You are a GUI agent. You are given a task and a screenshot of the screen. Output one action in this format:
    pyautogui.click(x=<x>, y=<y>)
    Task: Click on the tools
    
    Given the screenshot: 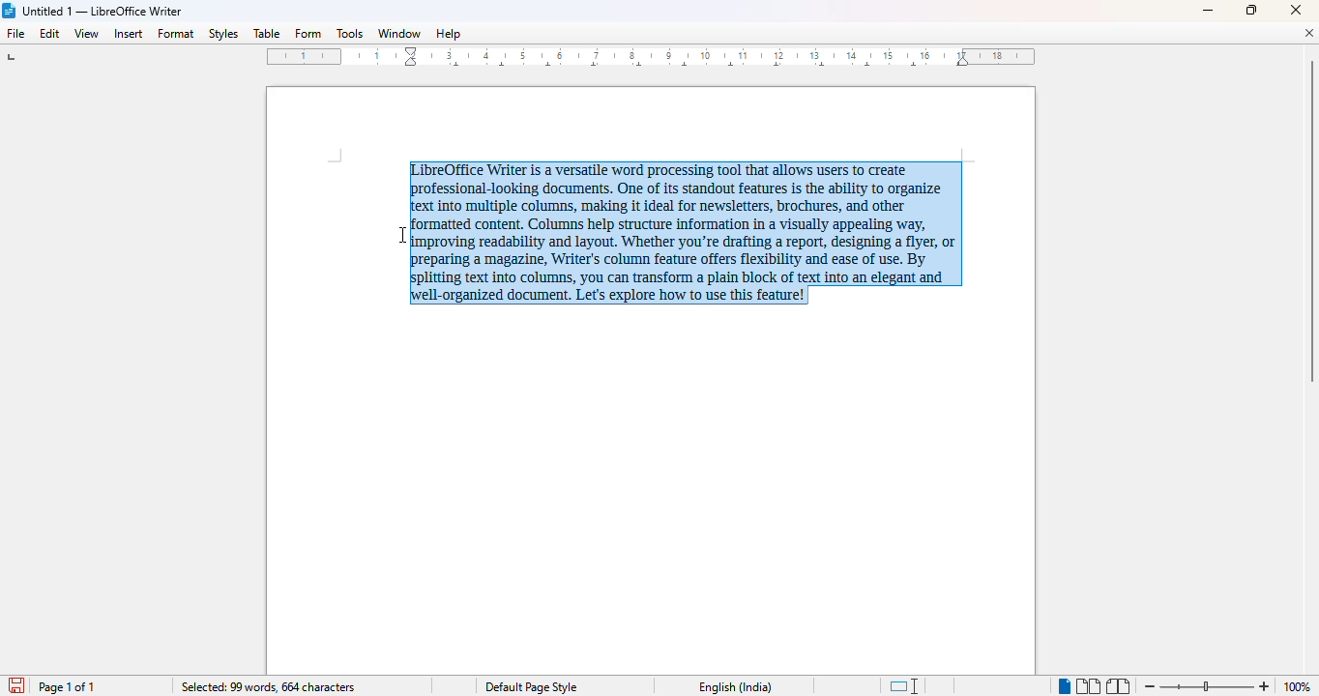 What is the action you would take?
    pyautogui.click(x=349, y=33)
    